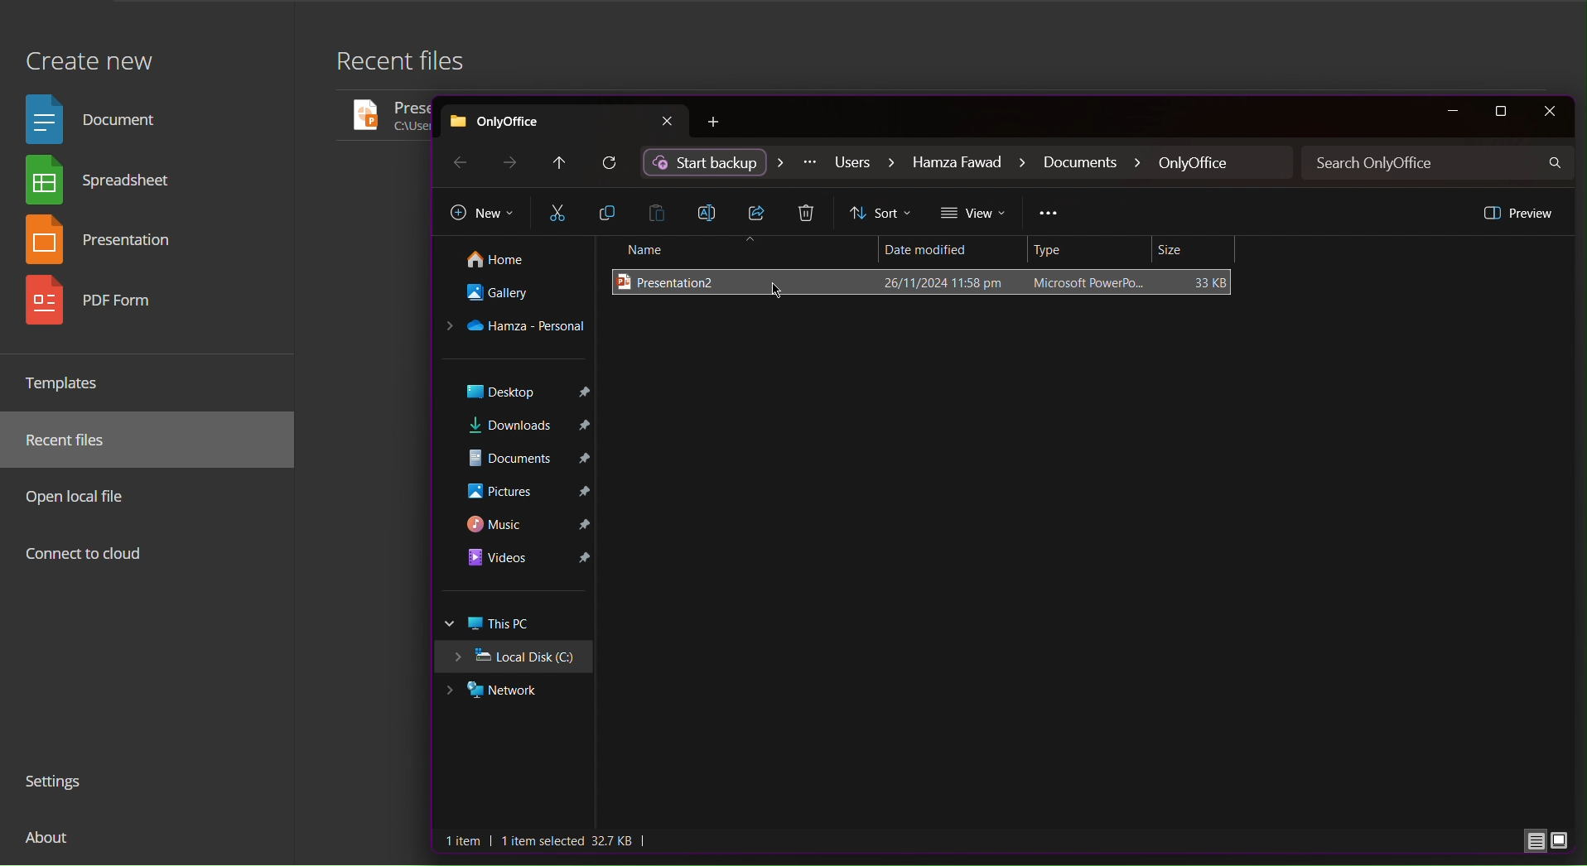 Image resolution: width=1587 pixels, height=866 pixels. Describe the element at coordinates (75, 440) in the screenshot. I see `Recent Files` at that location.